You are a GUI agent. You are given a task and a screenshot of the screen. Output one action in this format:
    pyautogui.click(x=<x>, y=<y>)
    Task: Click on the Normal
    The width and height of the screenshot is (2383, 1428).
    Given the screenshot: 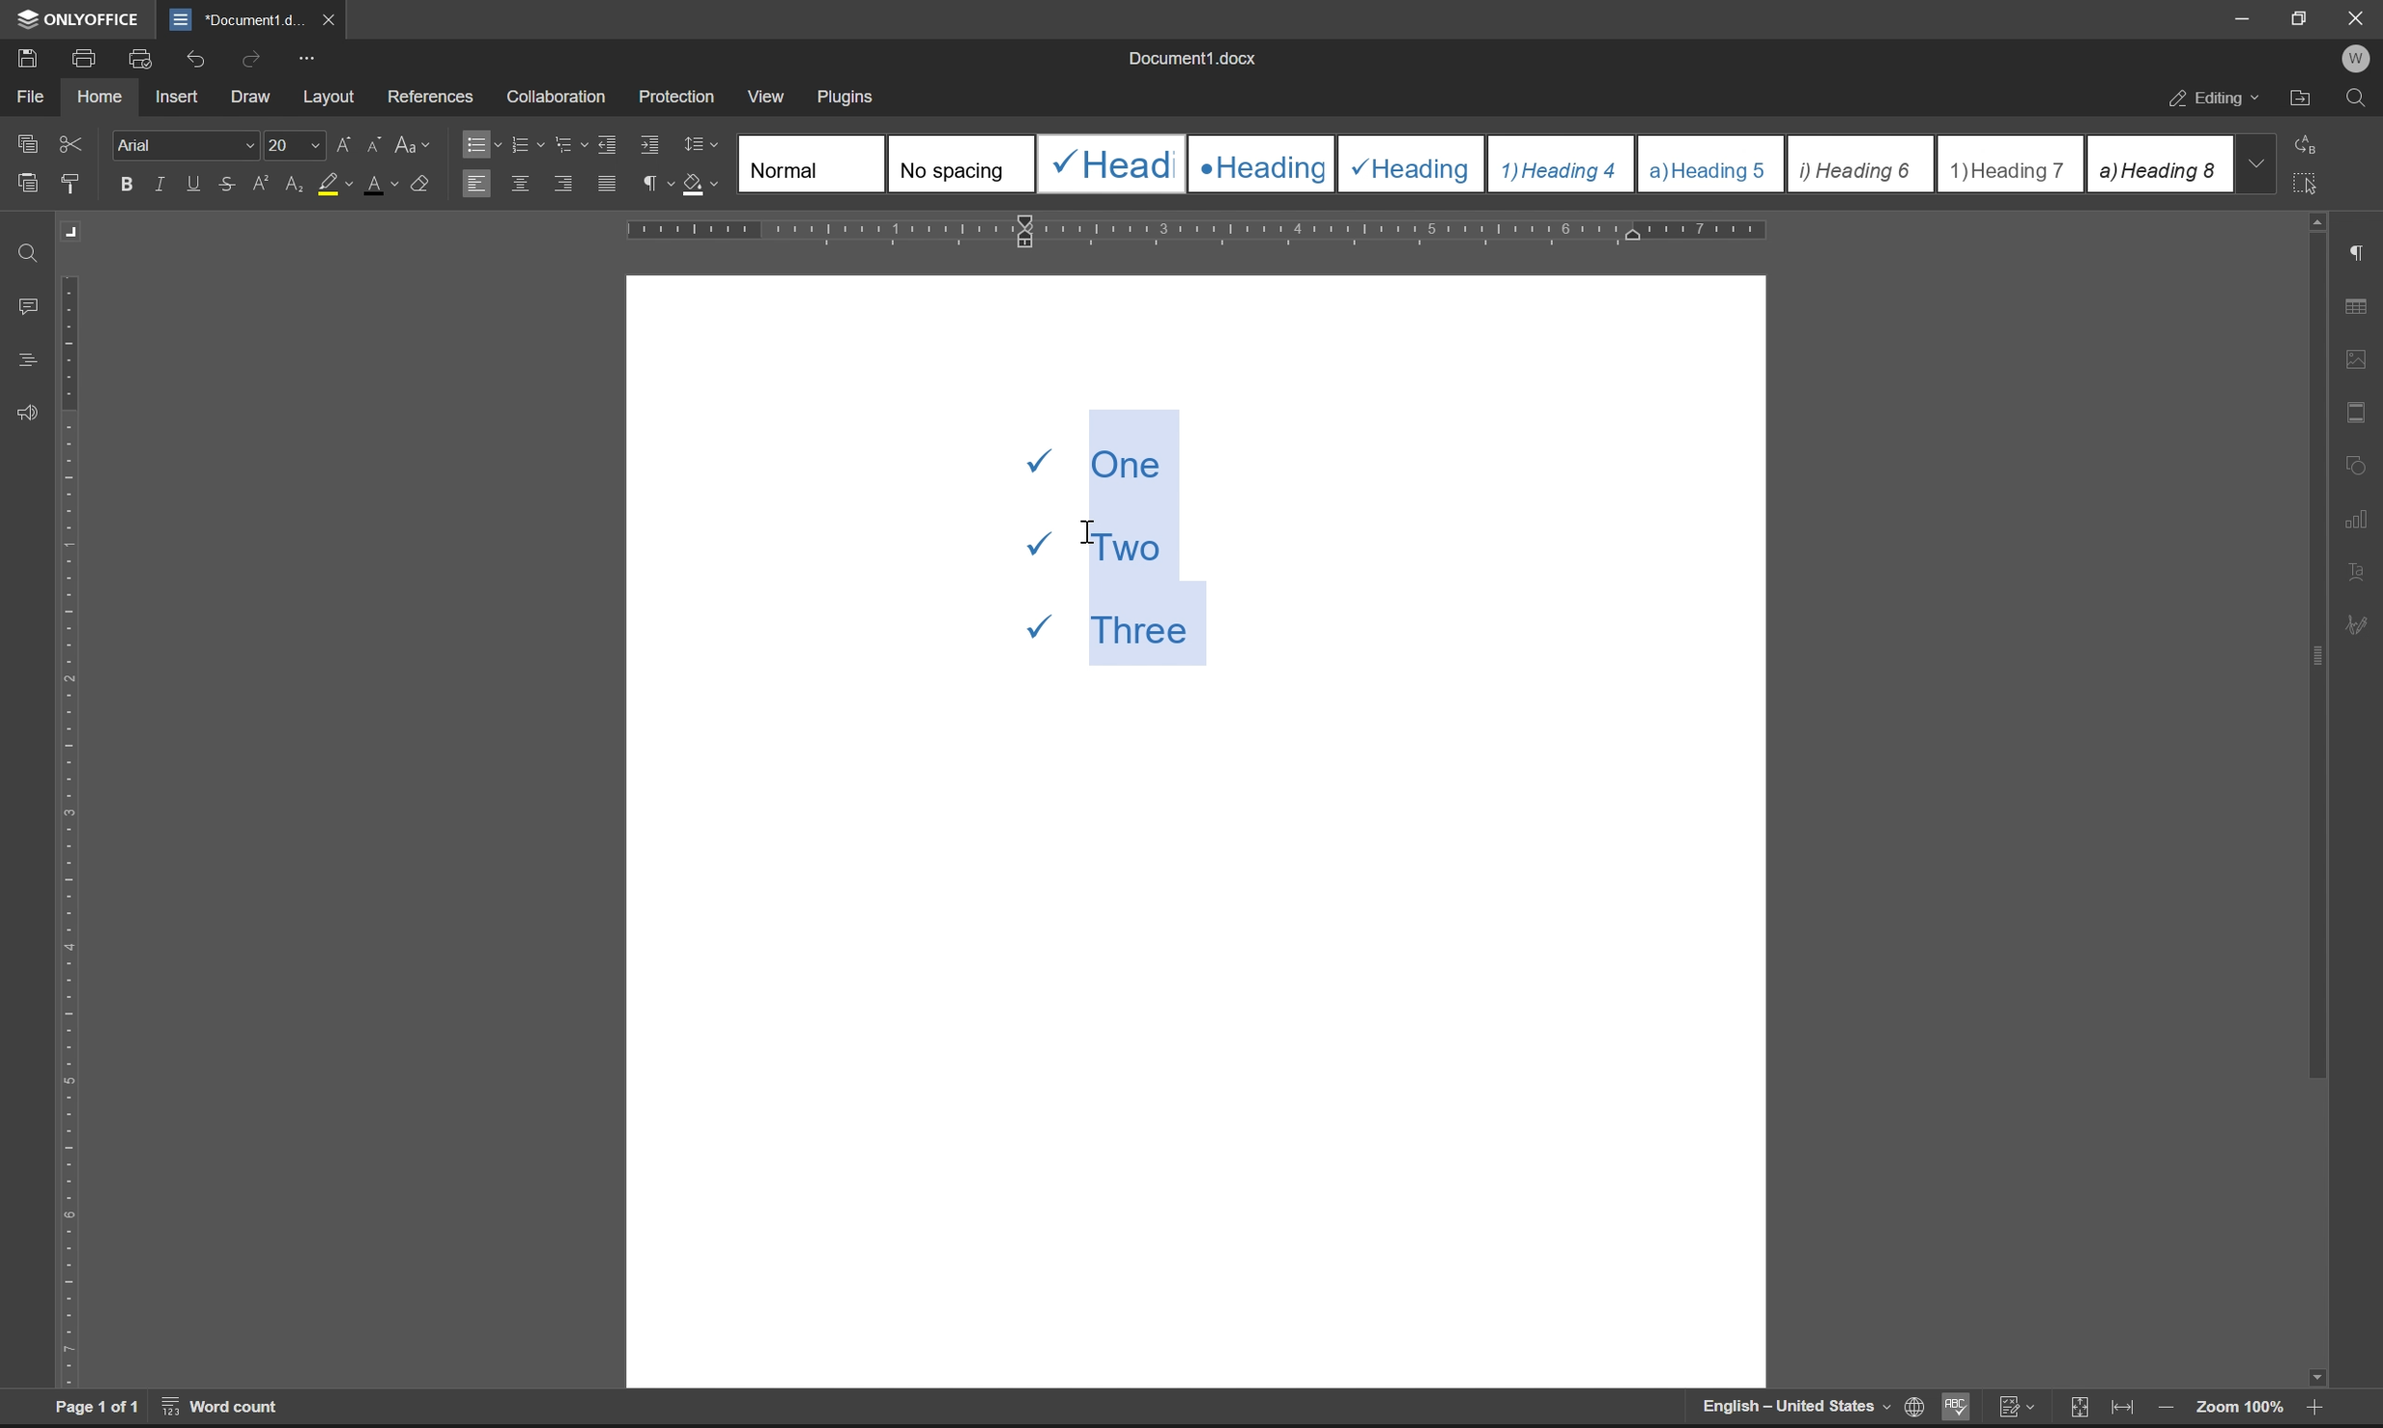 What is the action you would take?
    pyautogui.click(x=812, y=163)
    